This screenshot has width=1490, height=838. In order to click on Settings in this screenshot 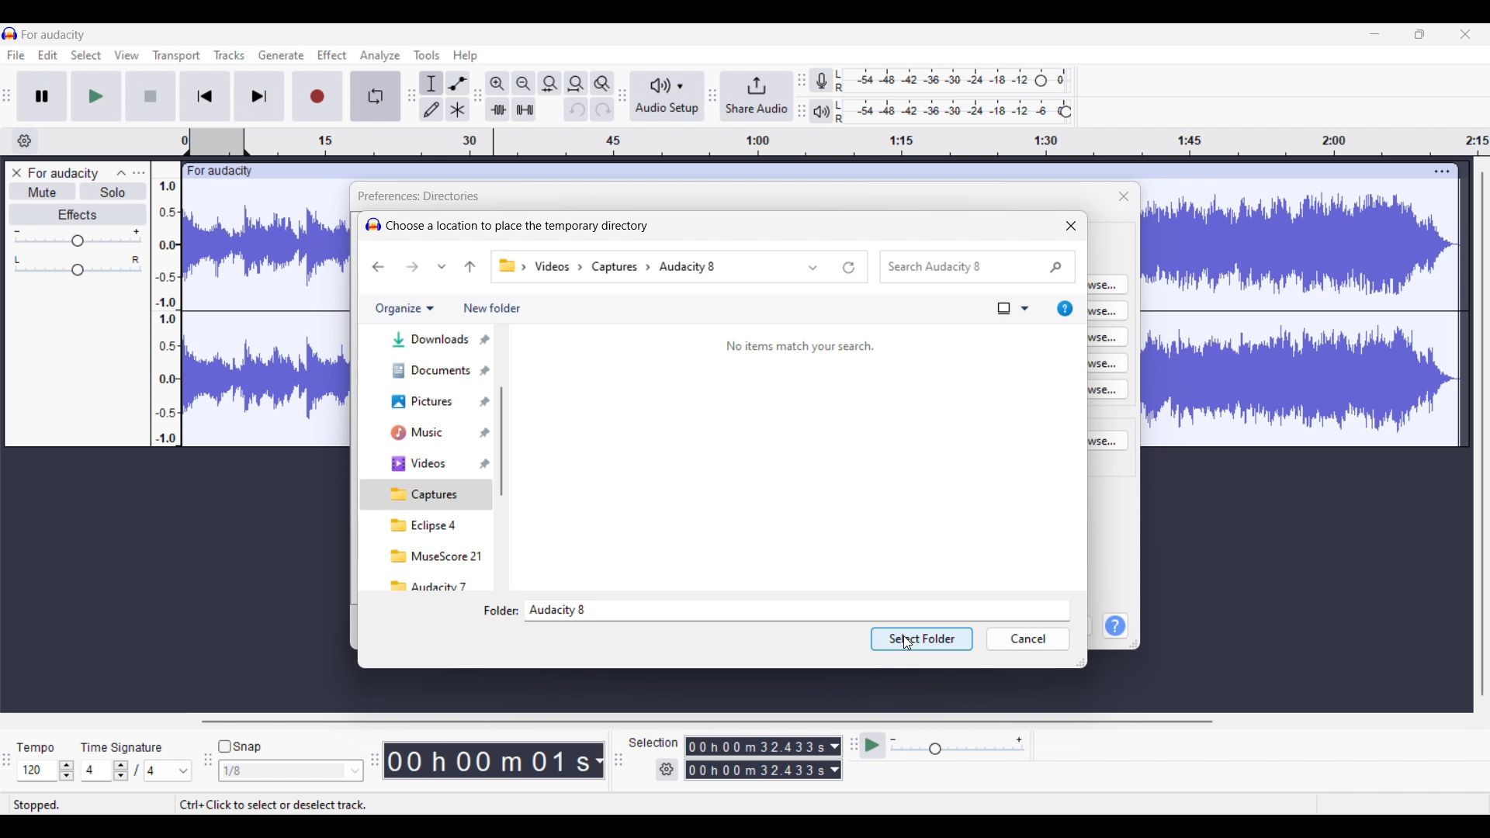, I will do `click(667, 770)`.